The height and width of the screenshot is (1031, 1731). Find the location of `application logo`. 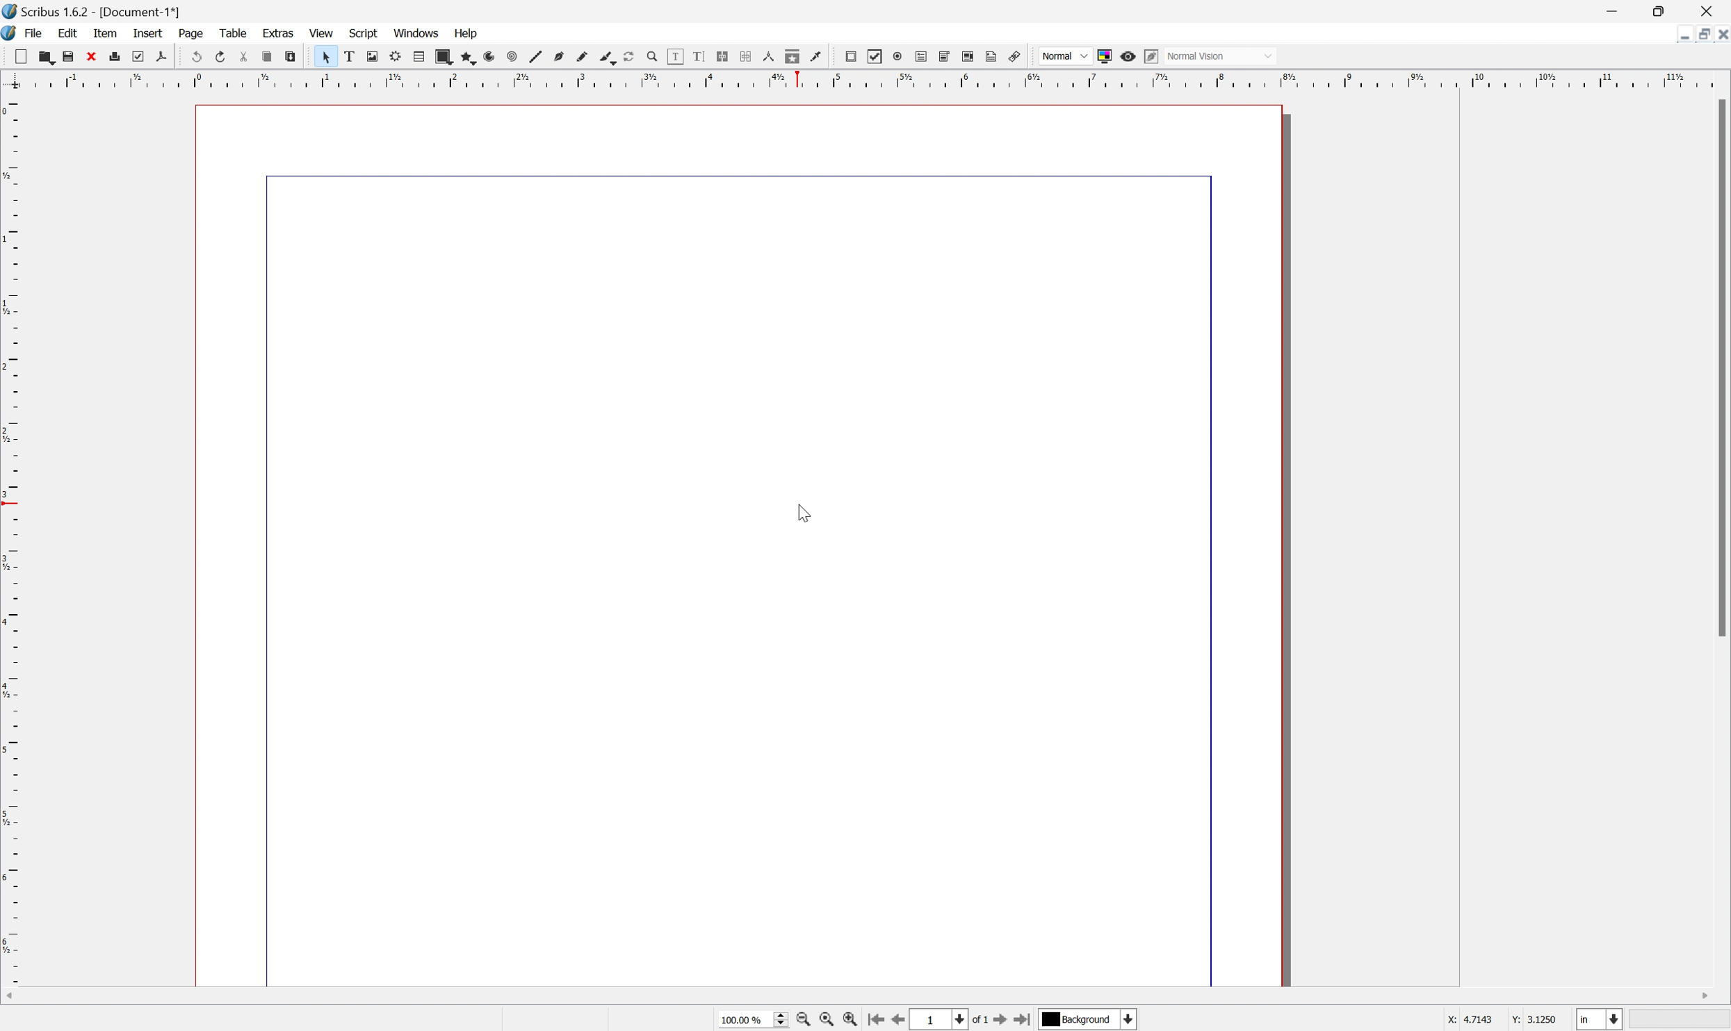

application logo is located at coordinates (11, 33).